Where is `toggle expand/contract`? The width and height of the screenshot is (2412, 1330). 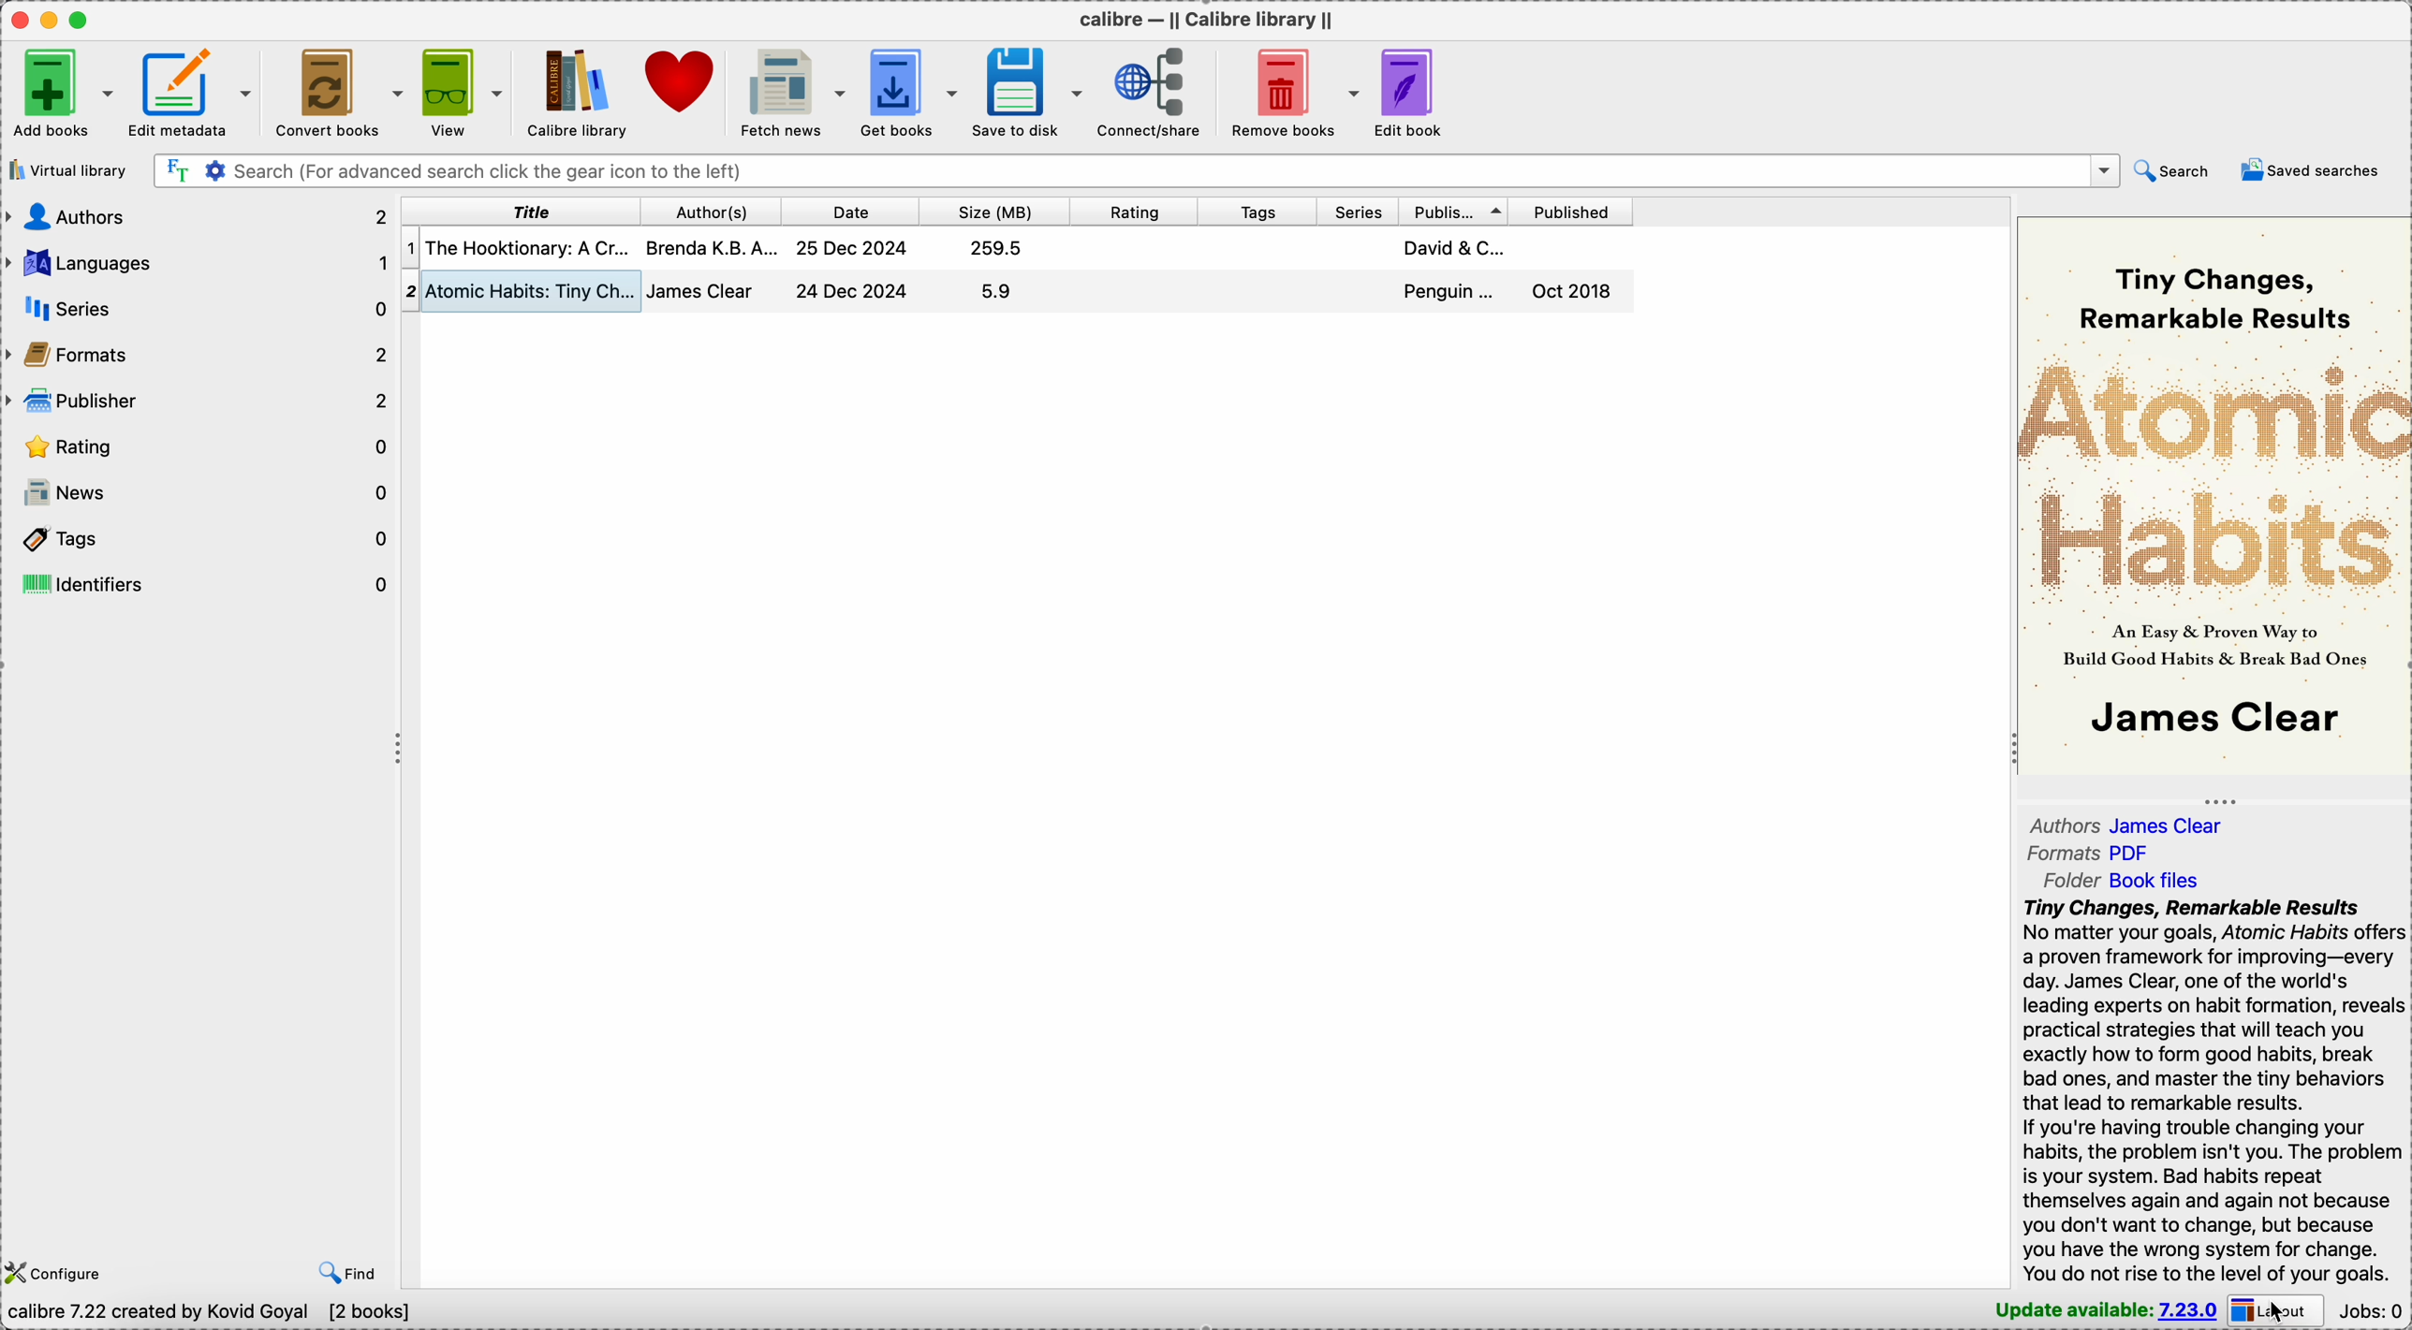
toggle expand/contract is located at coordinates (2218, 801).